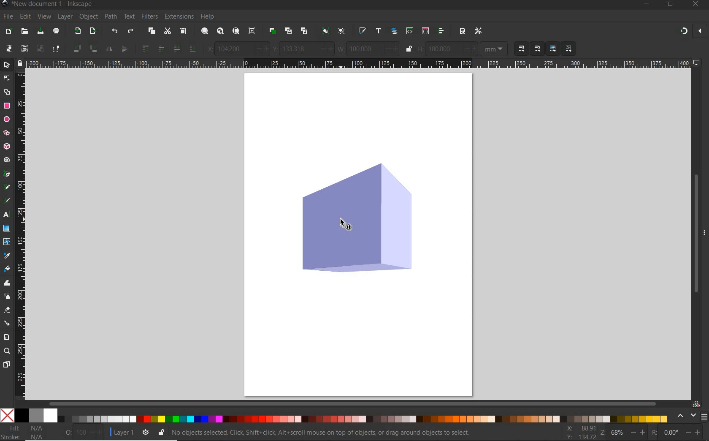 The width and height of the screenshot is (709, 441). What do you see at coordinates (7, 297) in the screenshot?
I see `SPRAY TOOL` at bounding box center [7, 297].